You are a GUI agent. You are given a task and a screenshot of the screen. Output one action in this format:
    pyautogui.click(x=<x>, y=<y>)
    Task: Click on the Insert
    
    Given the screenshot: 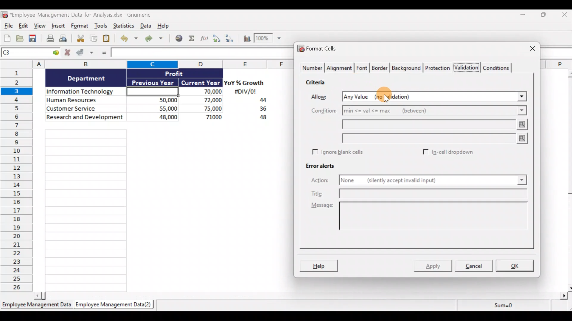 What is the action you would take?
    pyautogui.click(x=59, y=27)
    